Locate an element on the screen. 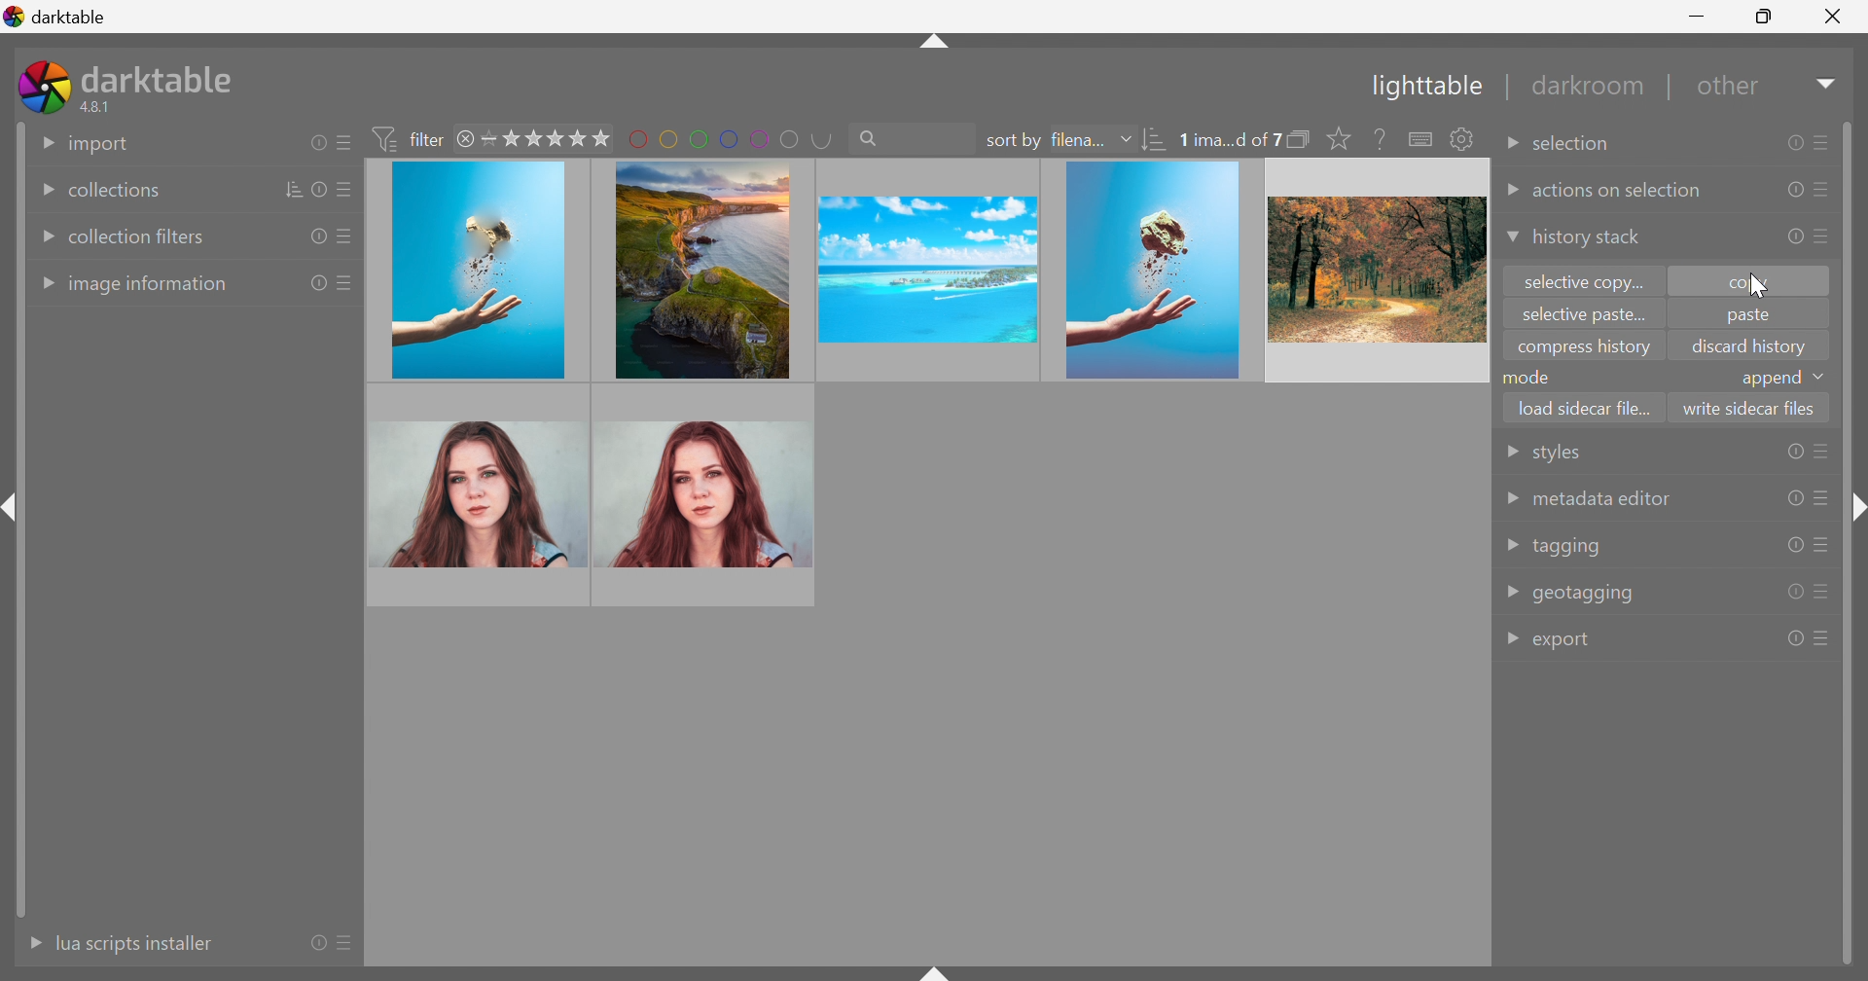  presets is located at coordinates (1822, 499).